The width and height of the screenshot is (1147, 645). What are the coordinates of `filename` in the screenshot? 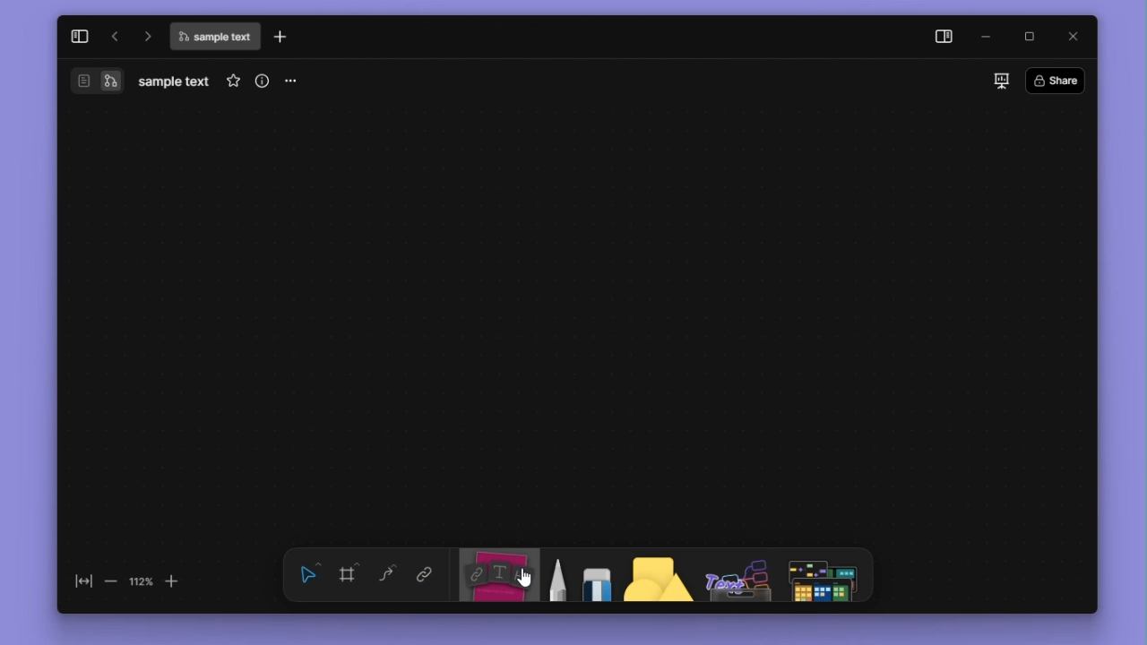 It's located at (174, 82).